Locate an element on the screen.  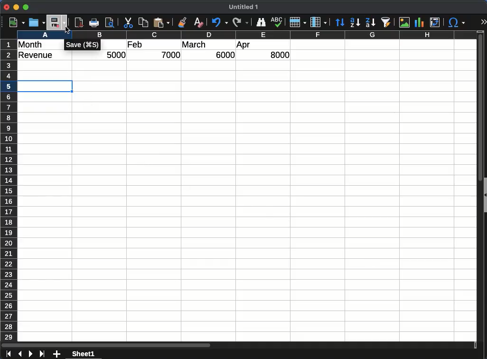
selection is located at coordinates (48, 85).